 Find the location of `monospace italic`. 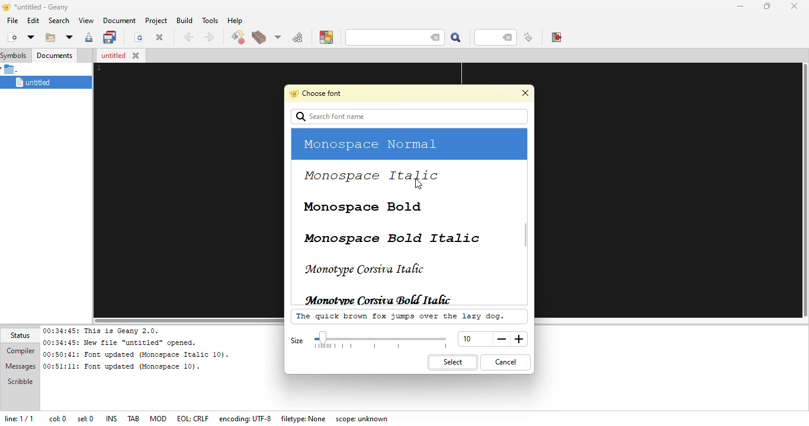

monospace italic is located at coordinates (371, 176).